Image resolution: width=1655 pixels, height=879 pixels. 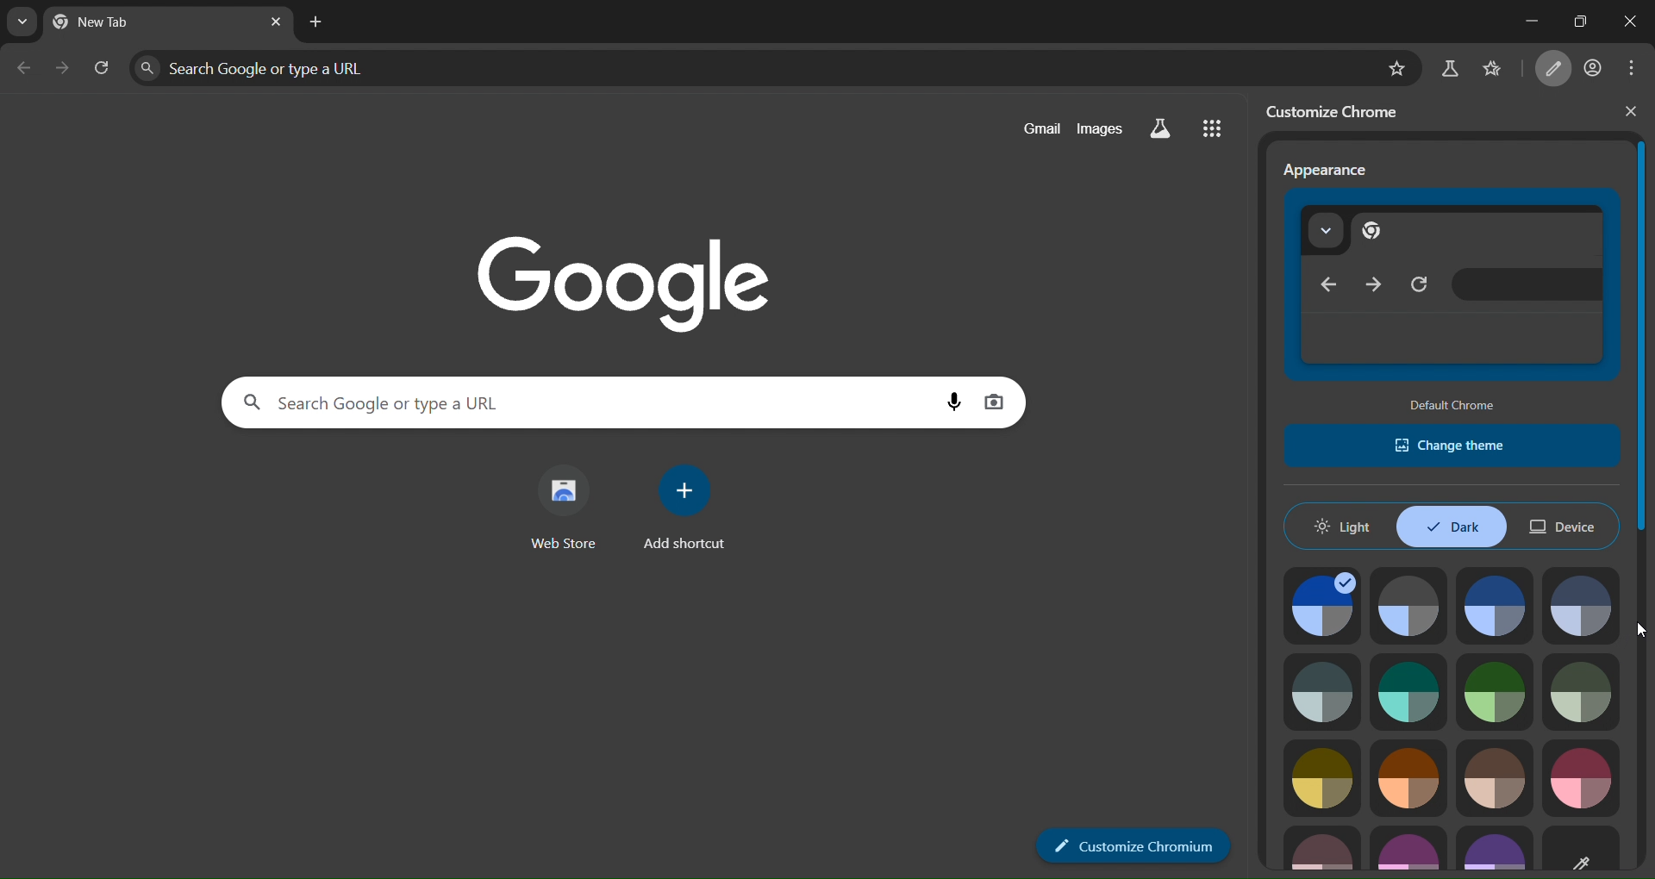 I want to click on search tabs, so click(x=17, y=22).